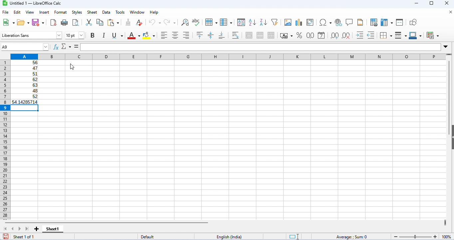 The height and width of the screenshot is (240, 454). What do you see at coordinates (64, 22) in the screenshot?
I see `print` at bounding box center [64, 22].